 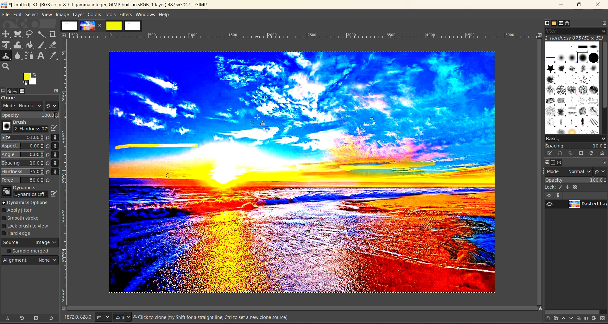 I want to click on refresh brushes, so click(x=591, y=153).